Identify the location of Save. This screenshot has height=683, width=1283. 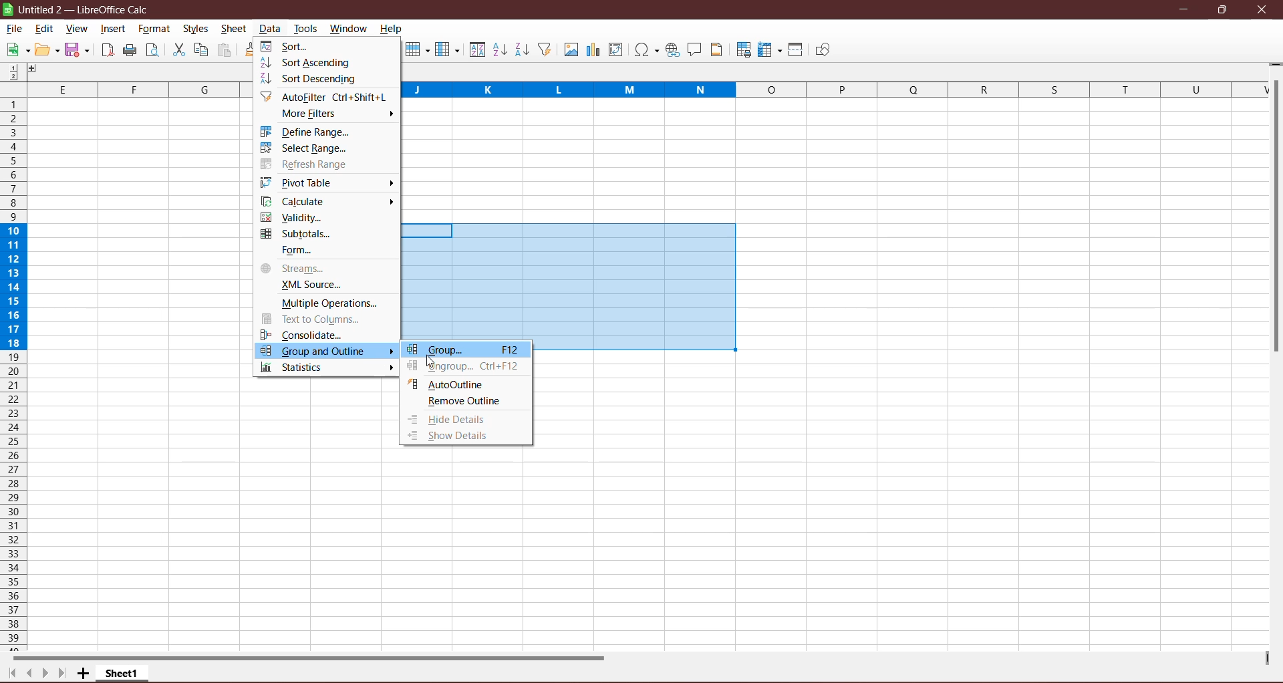
(79, 51).